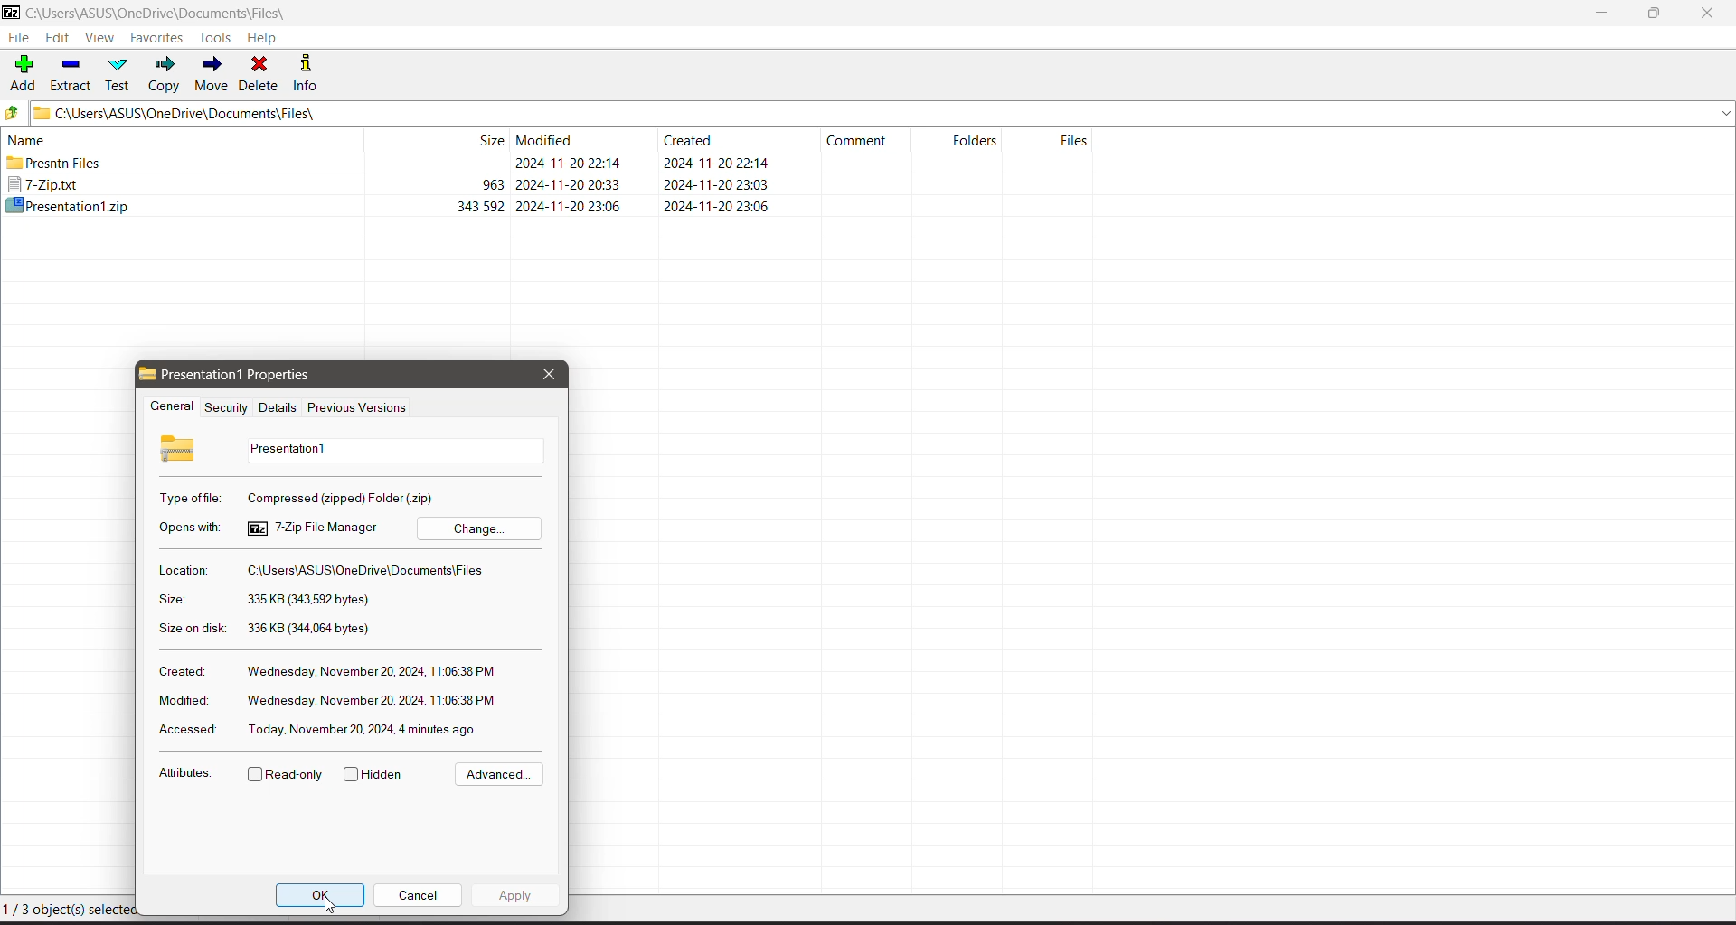 This screenshot has height=925, width=1736. I want to click on Size, so click(171, 600).